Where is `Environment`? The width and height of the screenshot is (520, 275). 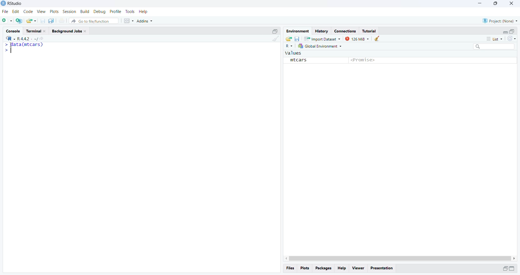
Environment is located at coordinates (297, 31).